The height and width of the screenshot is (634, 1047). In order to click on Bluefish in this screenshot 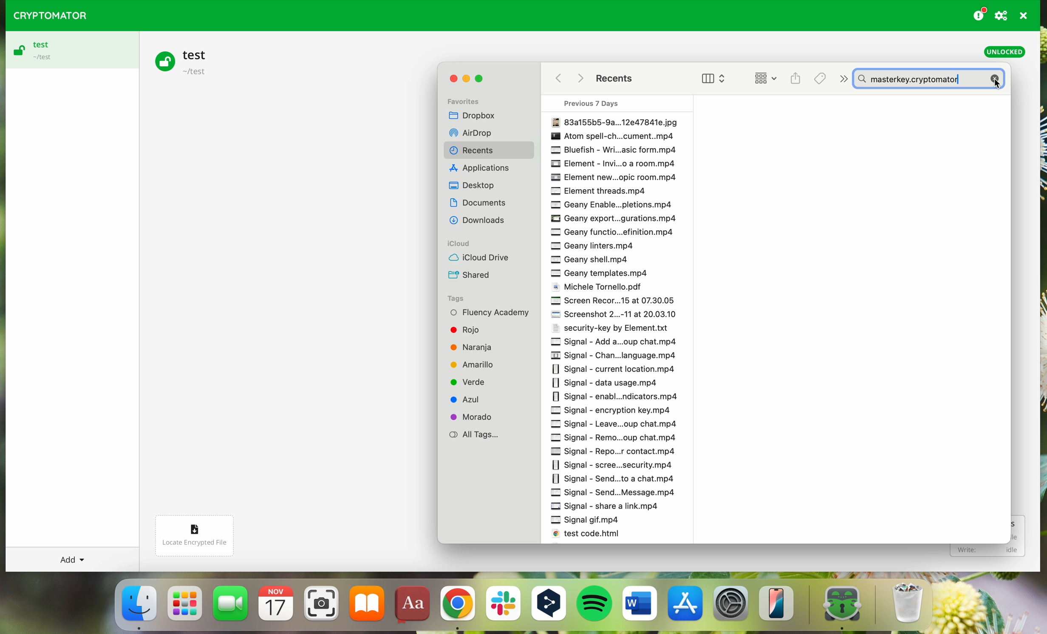, I will do `click(609, 149)`.